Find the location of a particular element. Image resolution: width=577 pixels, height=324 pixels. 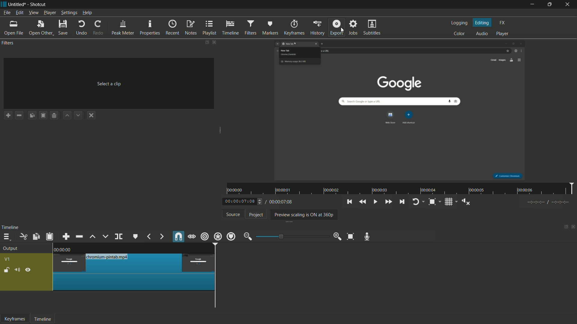

append is located at coordinates (66, 237).